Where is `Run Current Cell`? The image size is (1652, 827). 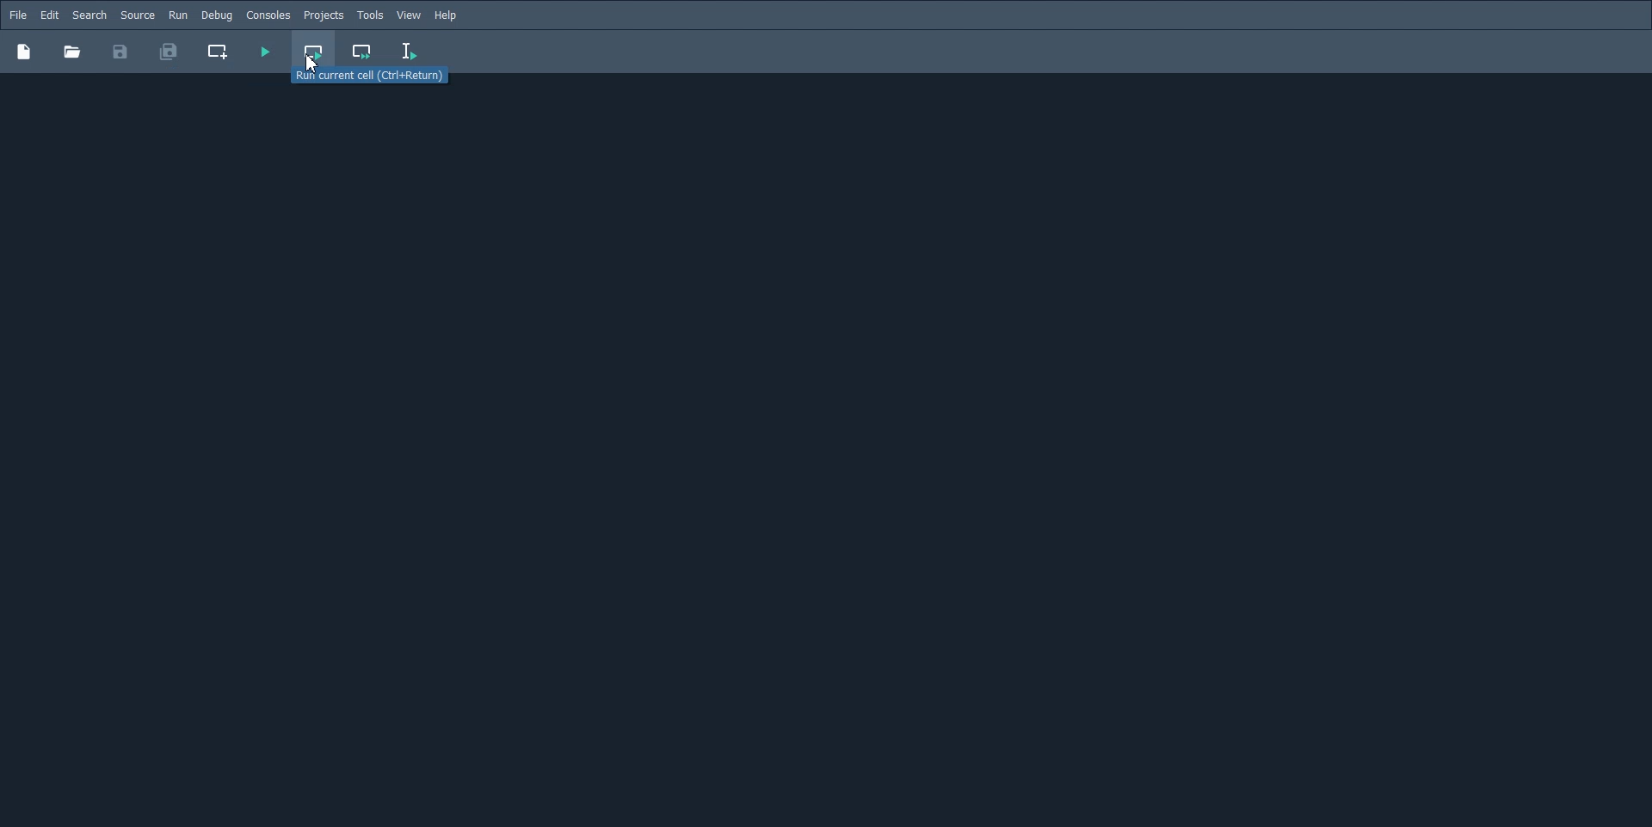
Run Current Cell is located at coordinates (378, 78).